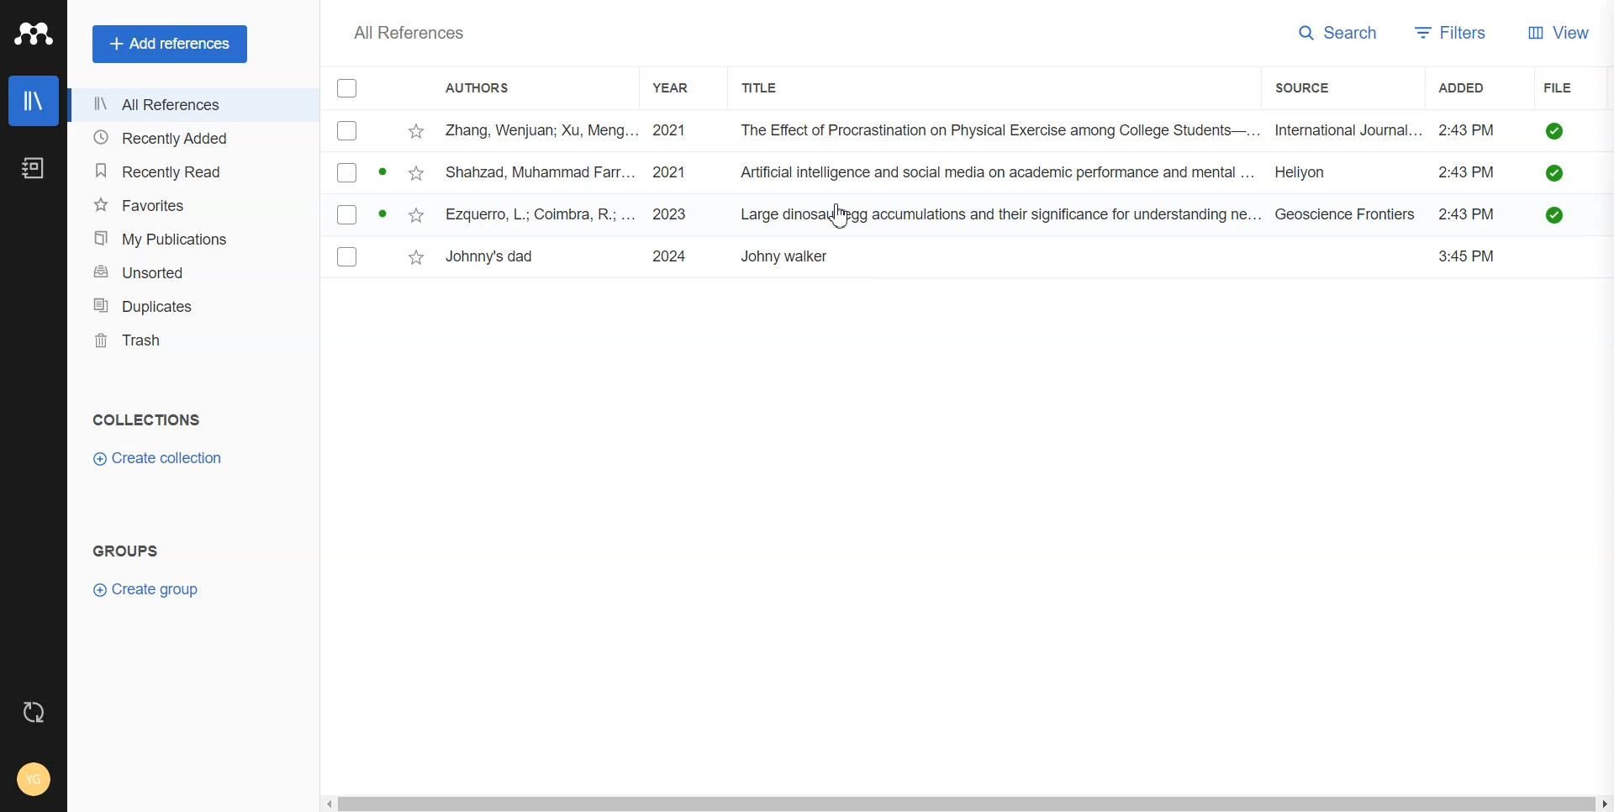 The height and width of the screenshot is (812, 1614). I want to click on 2024, so click(667, 256).